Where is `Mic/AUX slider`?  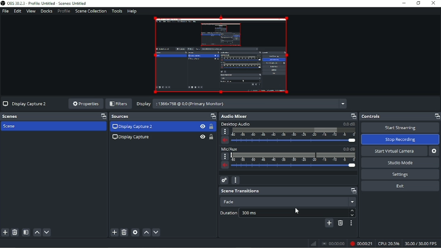 Mic/AUX slider is located at coordinates (288, 159).